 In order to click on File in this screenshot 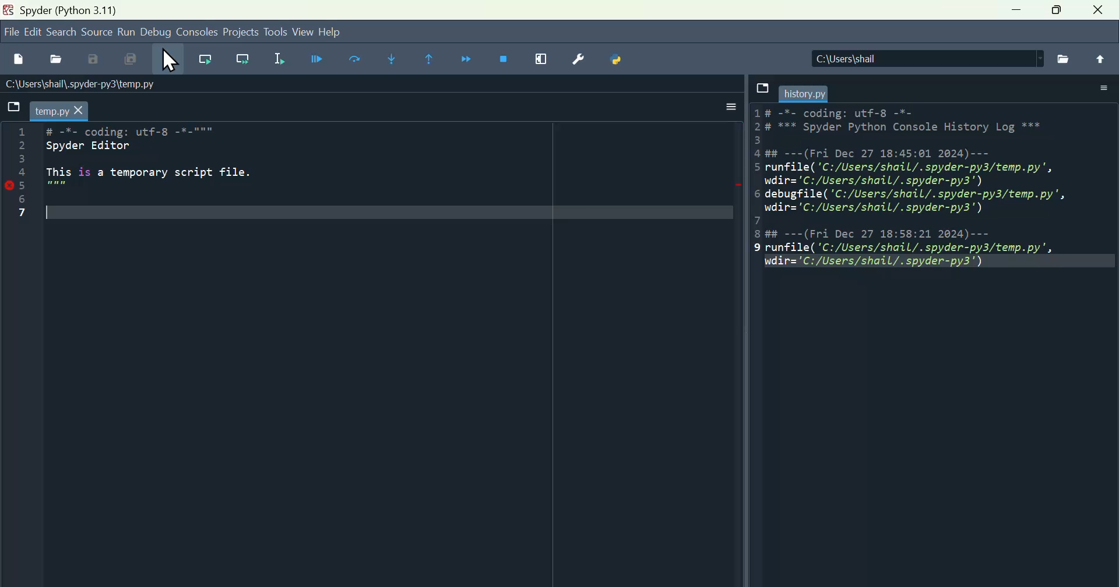, I will do `click(12, 107)`.